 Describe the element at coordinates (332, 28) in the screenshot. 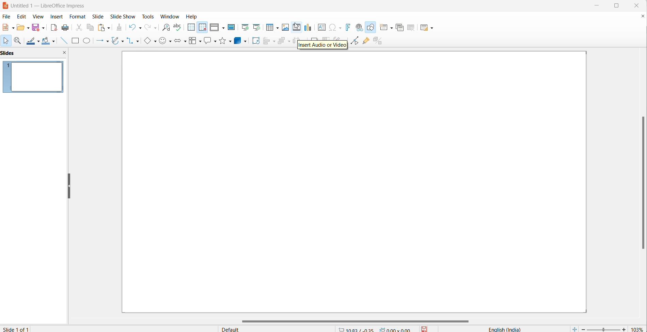

I see `insert special characters` at that location.